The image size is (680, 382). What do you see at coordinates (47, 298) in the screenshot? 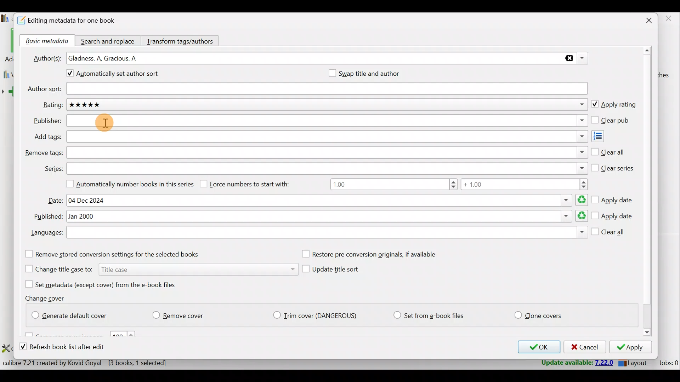
I see `Change cover` at bounding box center [47, 298].